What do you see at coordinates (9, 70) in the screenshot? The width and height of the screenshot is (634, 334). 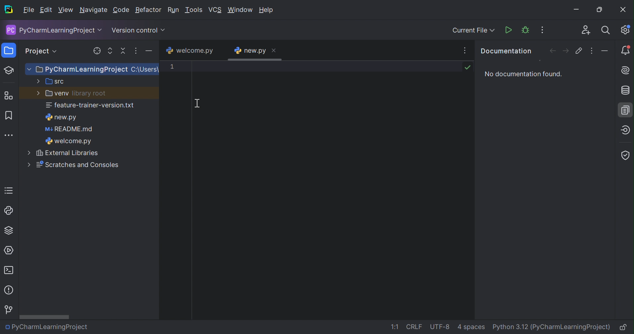 I see `Learn` at bounding box center [9, 70].